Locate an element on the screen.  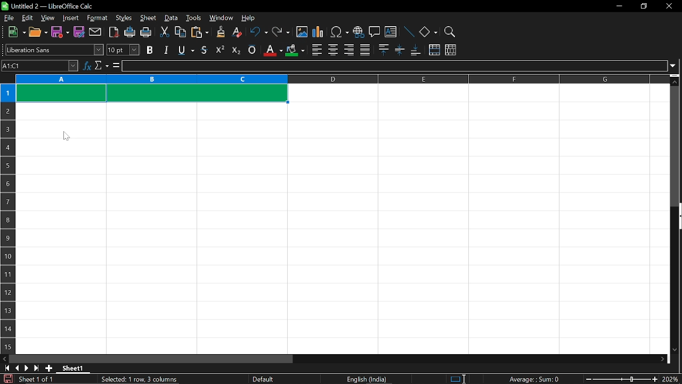
align top is located at coordinates (383, 50).